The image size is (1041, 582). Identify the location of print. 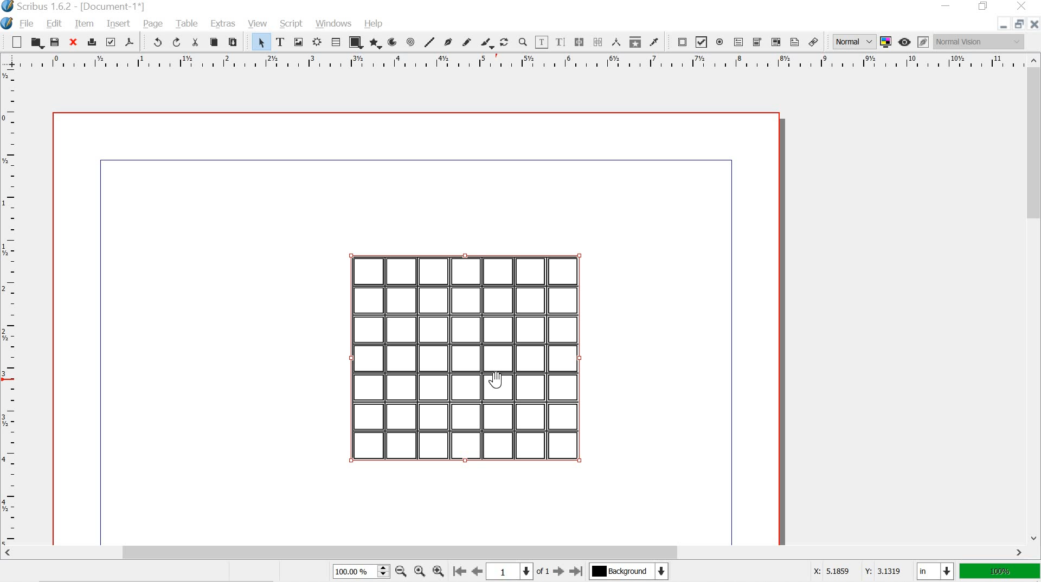
(92, 43).